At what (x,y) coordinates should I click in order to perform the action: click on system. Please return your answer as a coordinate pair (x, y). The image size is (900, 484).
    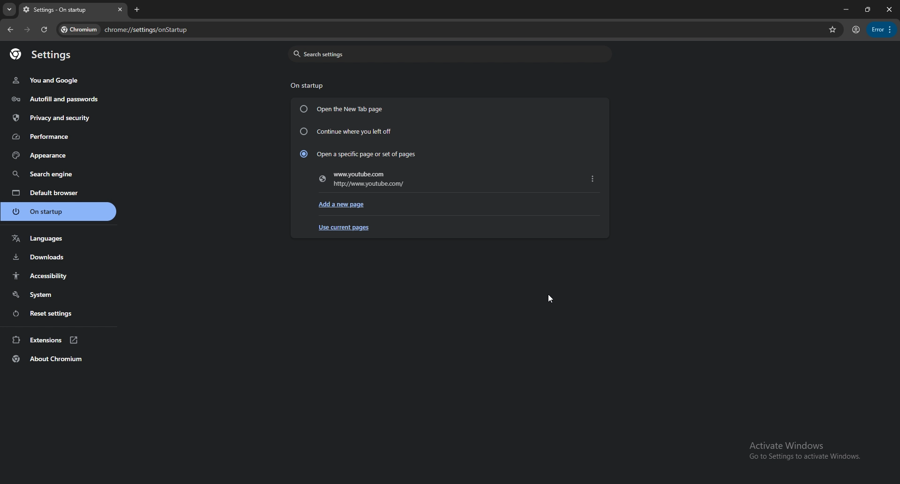
    Looking at the image, I should click on (59, 295).